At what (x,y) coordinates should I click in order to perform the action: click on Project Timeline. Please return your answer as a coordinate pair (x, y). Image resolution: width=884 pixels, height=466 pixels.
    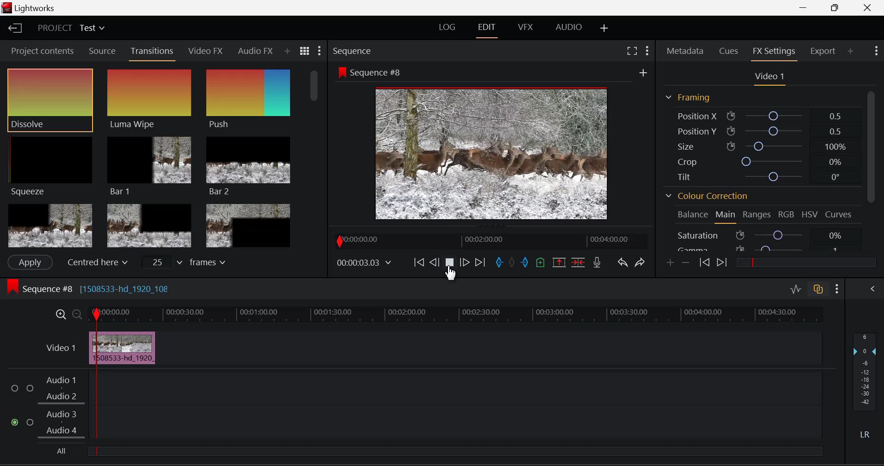
    Looking at the image, I should click on (464, 314).